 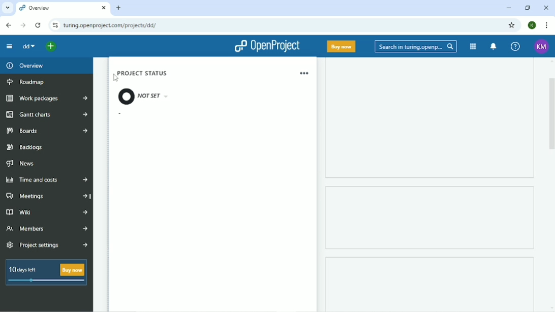 I want to click on Buy now, so click(x=342, y=46).